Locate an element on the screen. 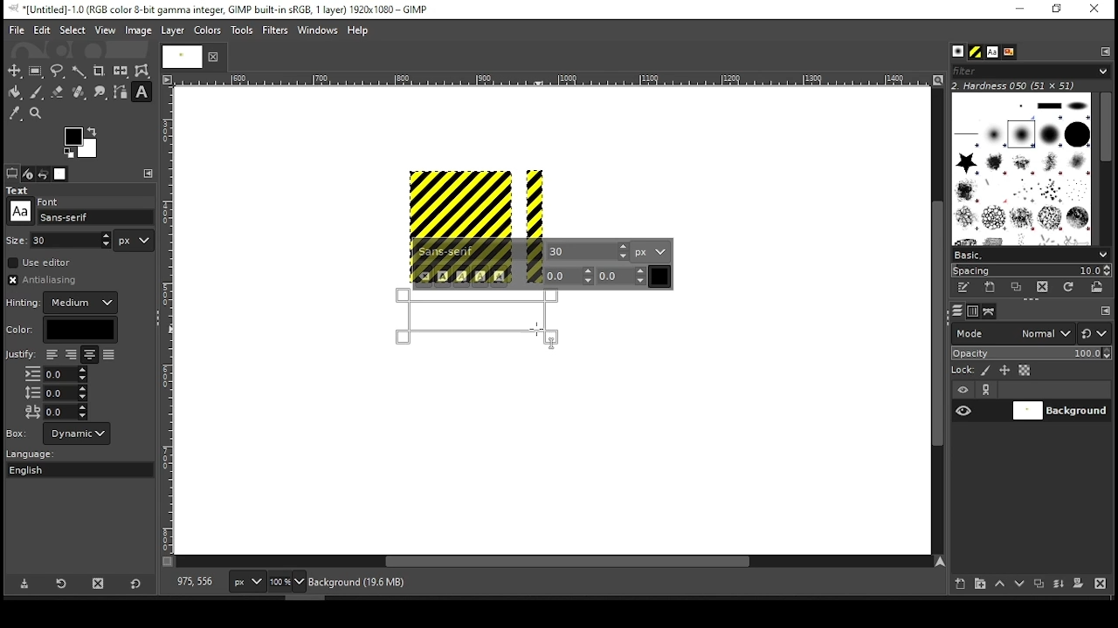  tools is located at coordinates (244, 31).